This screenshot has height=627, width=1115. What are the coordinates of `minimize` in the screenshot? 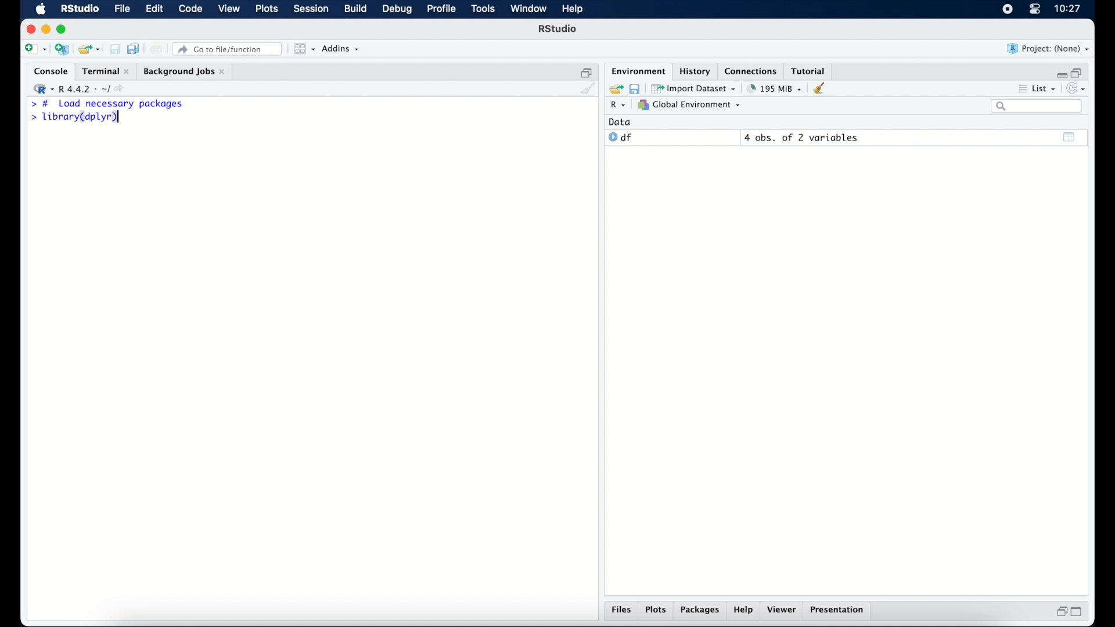 It's located at (1060, 72).